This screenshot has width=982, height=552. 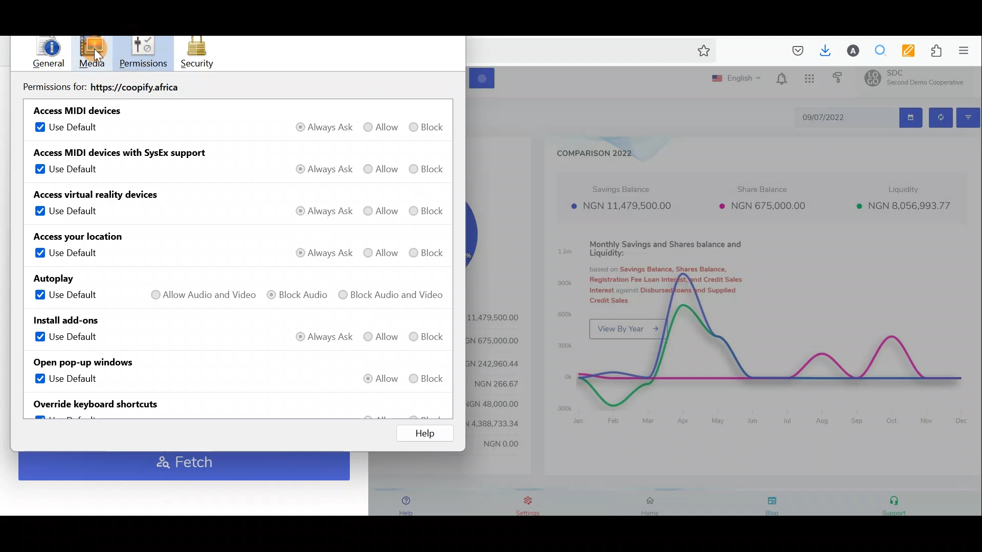 What do you see at coordinates (324, 211) in the screenshot?
I see `` at bounding box center [324, 211].